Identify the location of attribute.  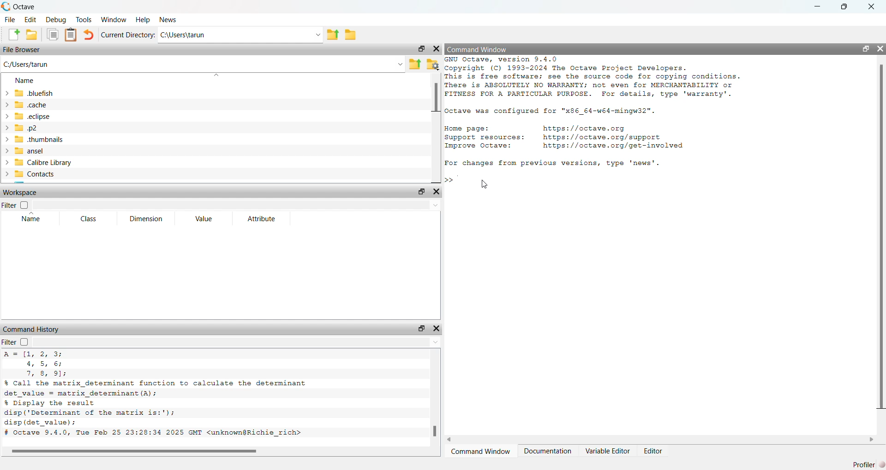
(261, 218).